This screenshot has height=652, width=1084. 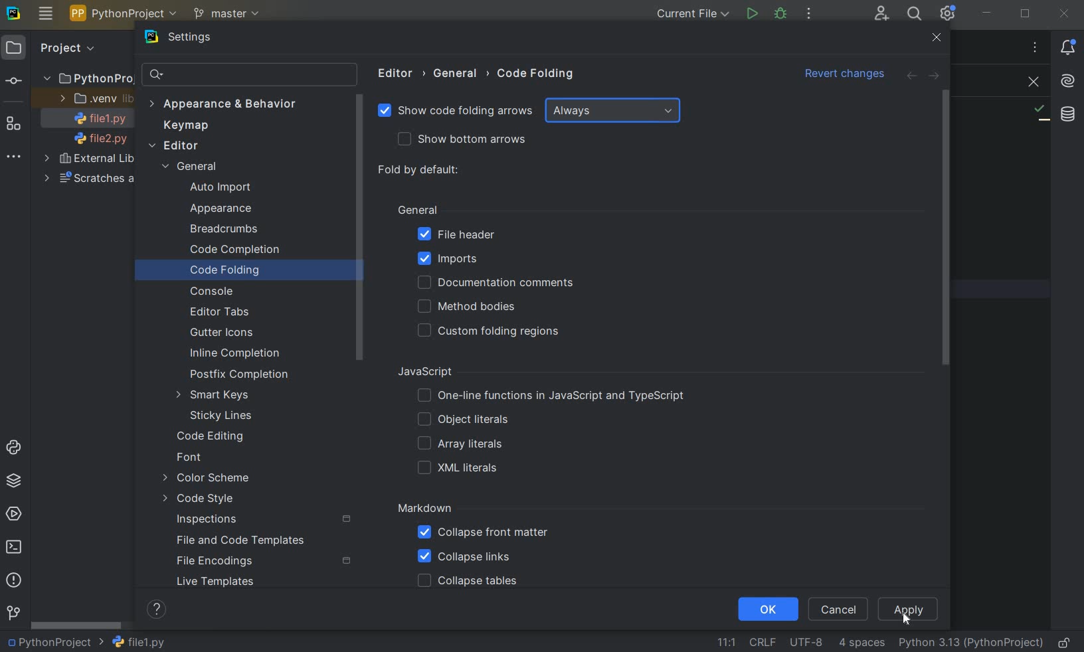 What do you see at coordinates (225, 333) in the screenshot?
I see `GUTTER ICONS` at bounding box center [225, 333].